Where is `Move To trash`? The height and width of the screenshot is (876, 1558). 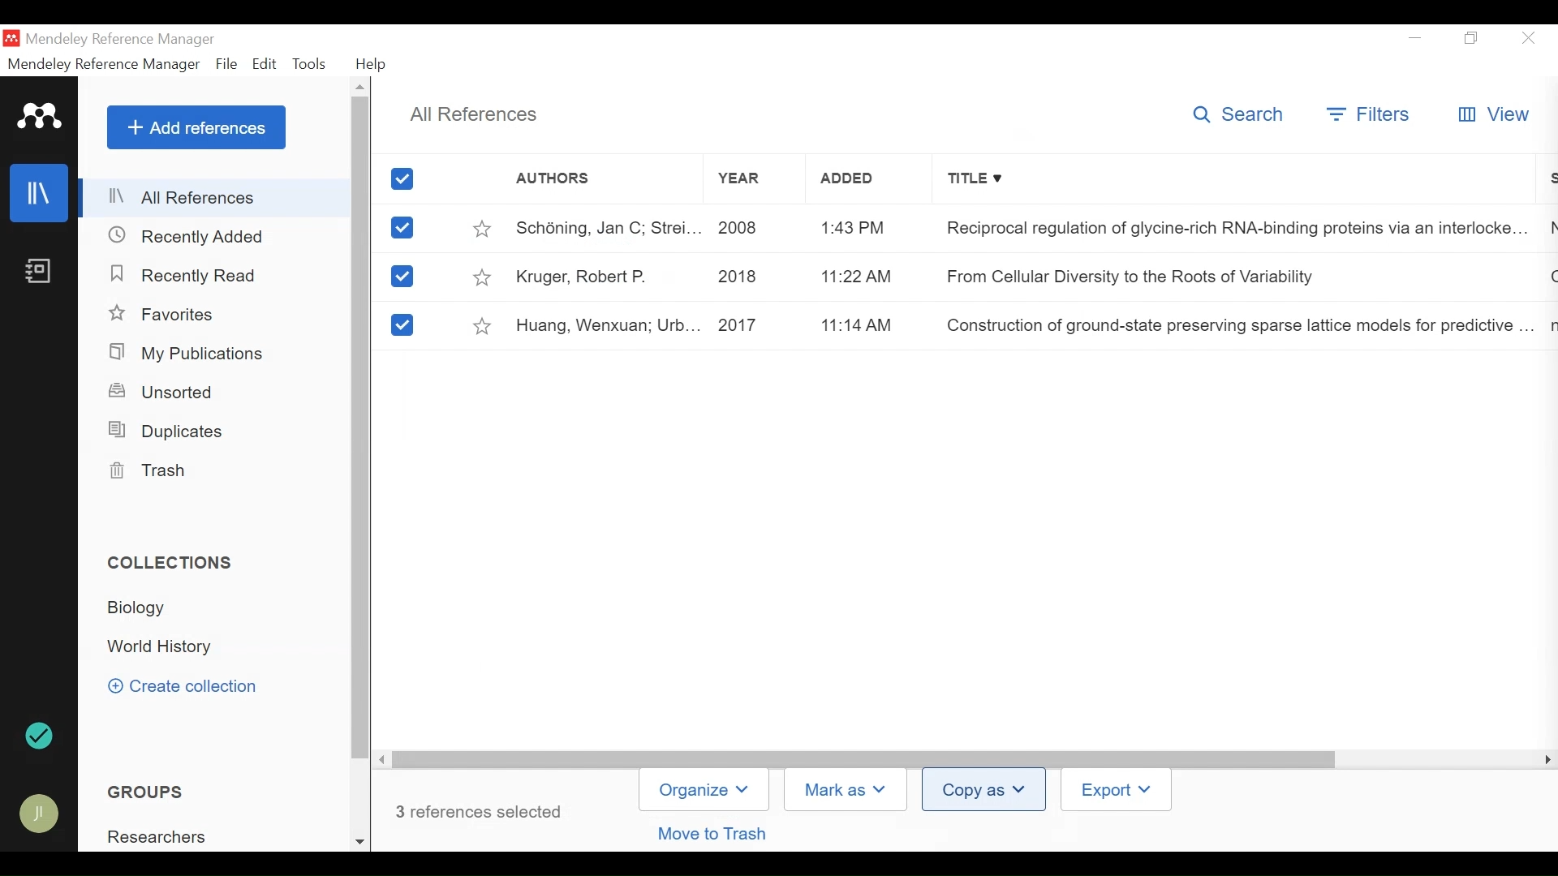
Move To trash is located at coordinates (725, 835).